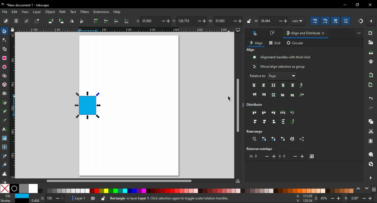 This screenshot has height=203, width=377. Describe the element at coordinates (371, 84) in the screenshot. I see `open export` at that location.